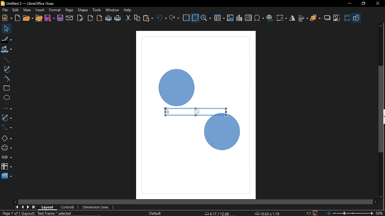  Describe the element at coordinates (70, 18) in the screenshot. I see `Attach` at that location.